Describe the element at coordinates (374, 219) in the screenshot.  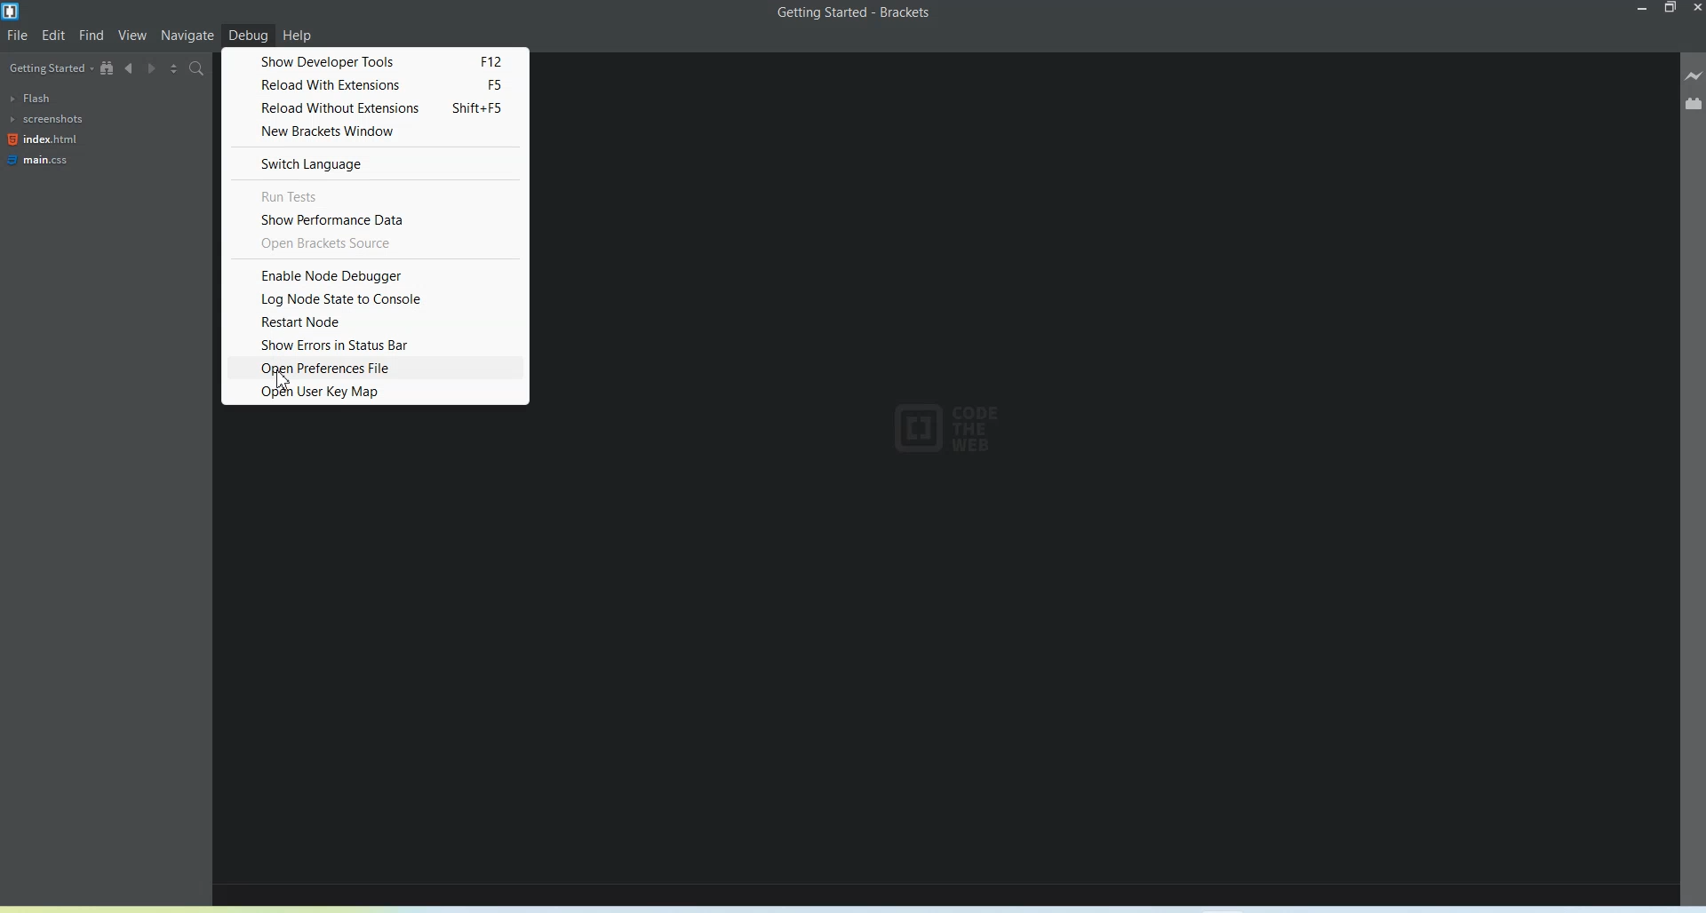
I see `Show Performance Data` at that location.